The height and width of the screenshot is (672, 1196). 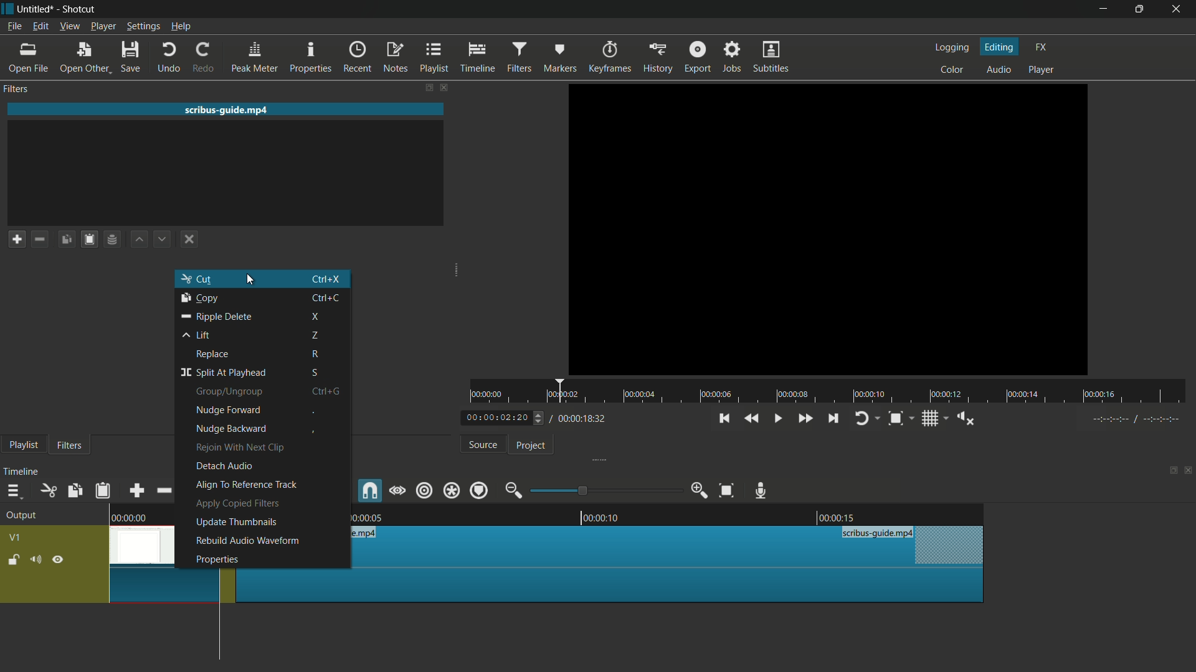 I want to click on ripple markers, so click(x=480, y=490).